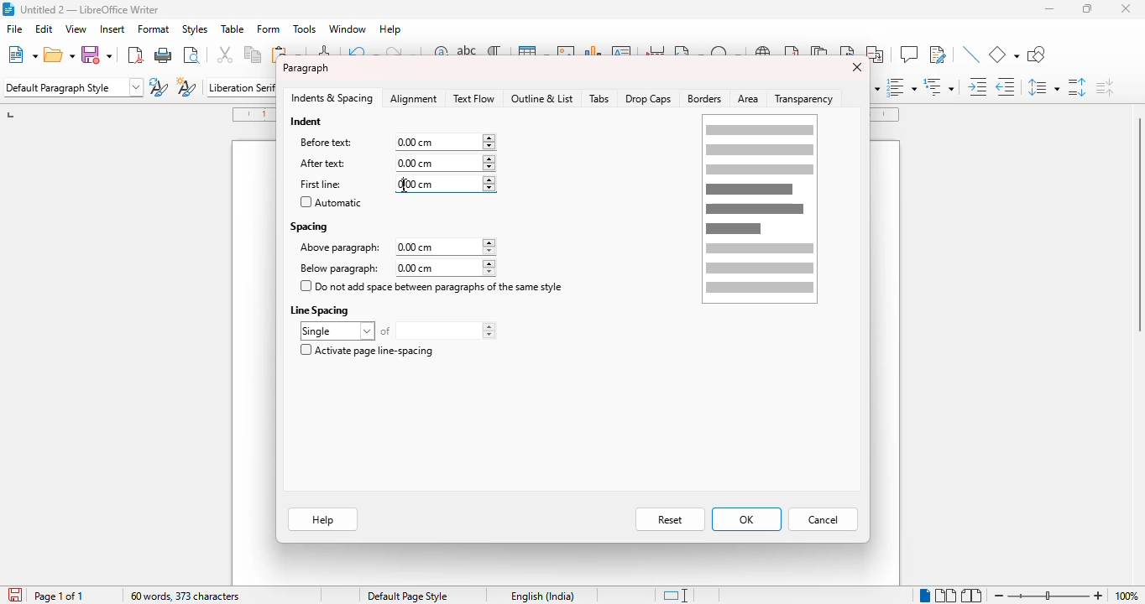 This screenshot has width=1145, height=604. Describe the element at coordinates (396, 247) in the screenshot. I see `above paragraph: 0.00 cm` at that location.